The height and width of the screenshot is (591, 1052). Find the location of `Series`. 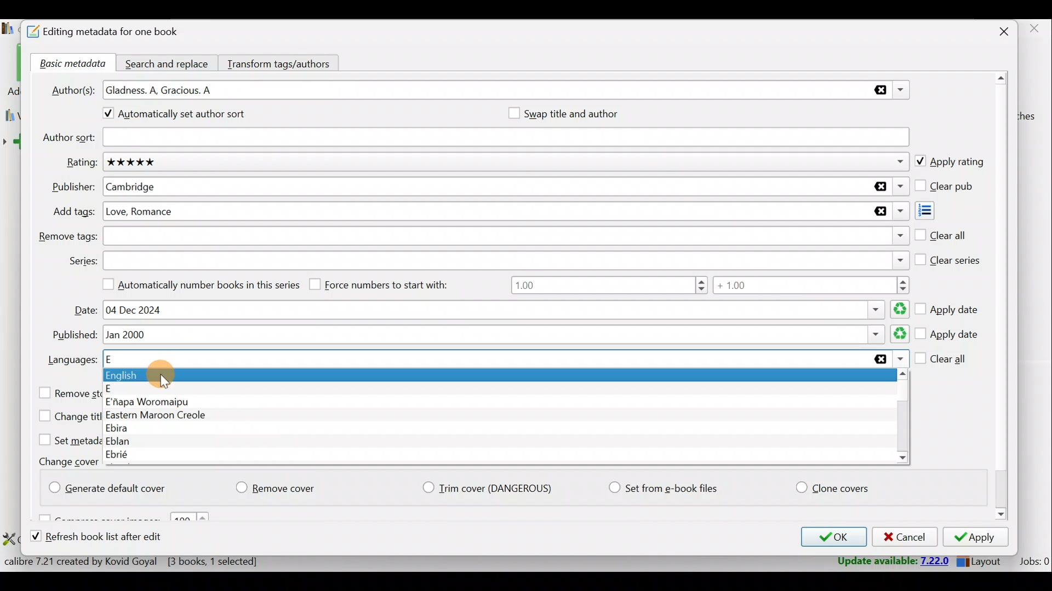

Series is located at coordinates (507, 259).